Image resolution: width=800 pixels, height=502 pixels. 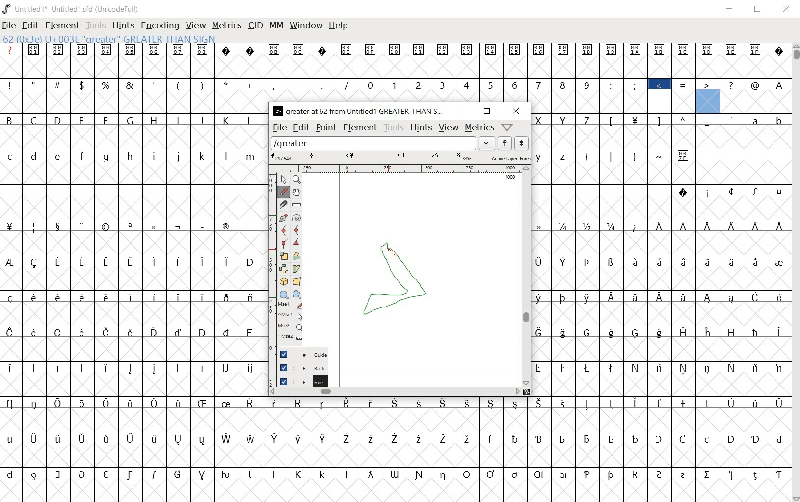 I want to click on draw a freehand curve, so click(x=284, y=192).